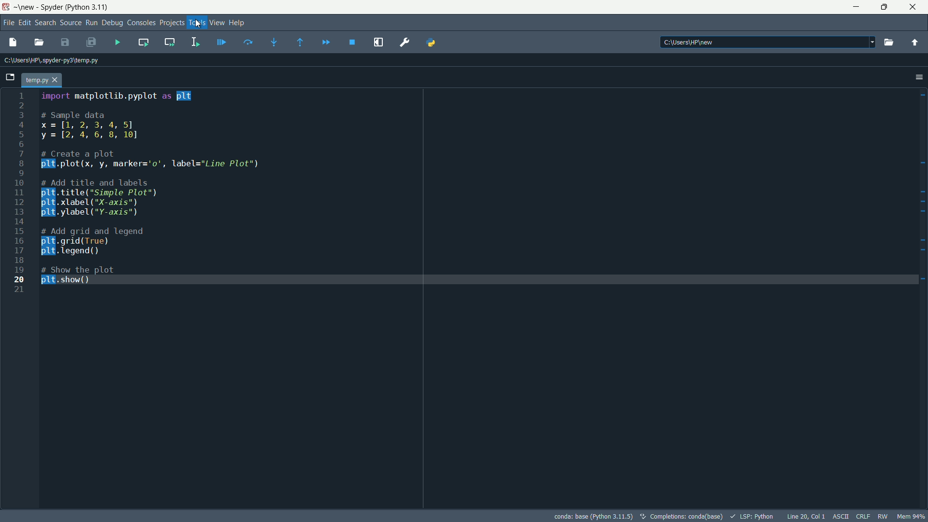  Describe the element at coordinates (753, 517) in the screenshot. I see `LSP:Python` at that location.